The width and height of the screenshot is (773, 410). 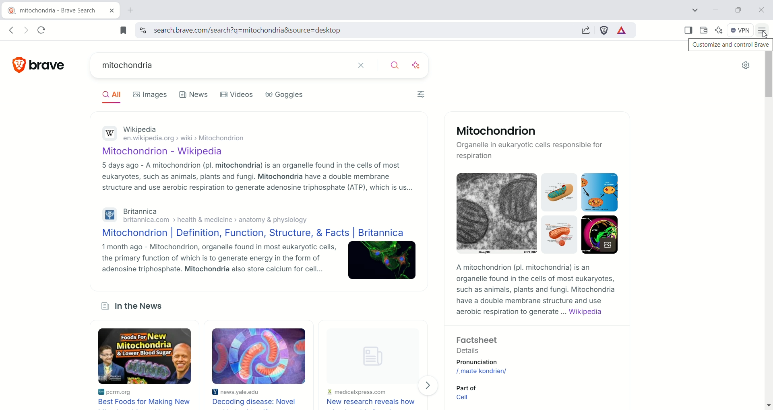 I want to click on VPN, so click(x=740, y=30).